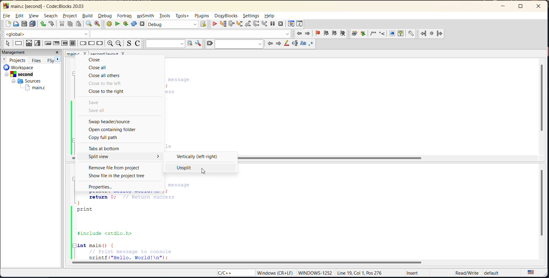  Describe the element at coordinates (9, 43) in the screenshot. I see `select` at that location.